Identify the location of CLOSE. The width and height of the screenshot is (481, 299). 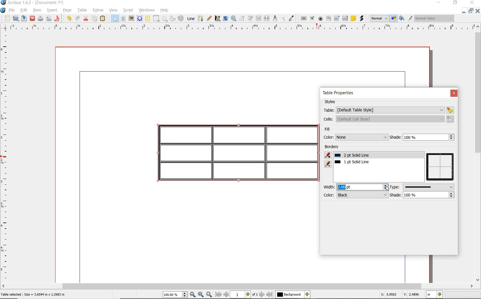
(472, 3).